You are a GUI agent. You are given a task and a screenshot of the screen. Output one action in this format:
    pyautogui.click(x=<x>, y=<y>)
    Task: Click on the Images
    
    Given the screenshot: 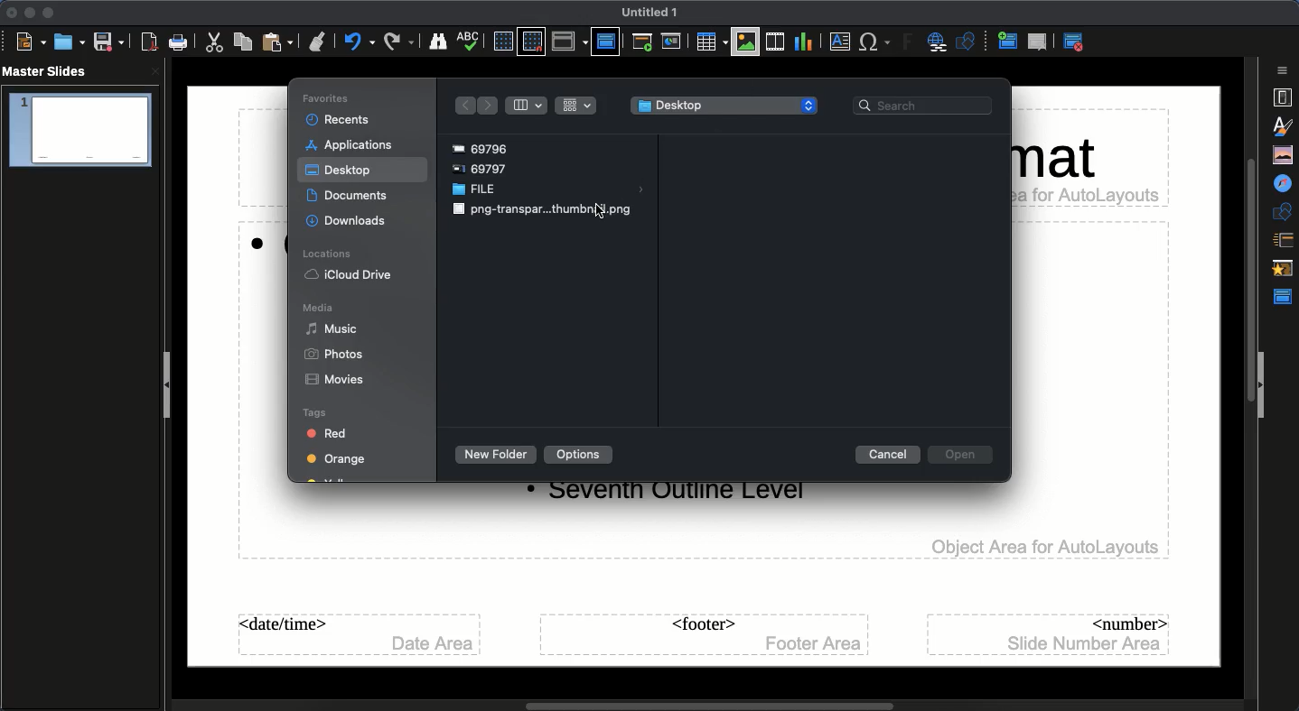 What is the action you would take?
    pyautogui.click(x=746, y=42)
    